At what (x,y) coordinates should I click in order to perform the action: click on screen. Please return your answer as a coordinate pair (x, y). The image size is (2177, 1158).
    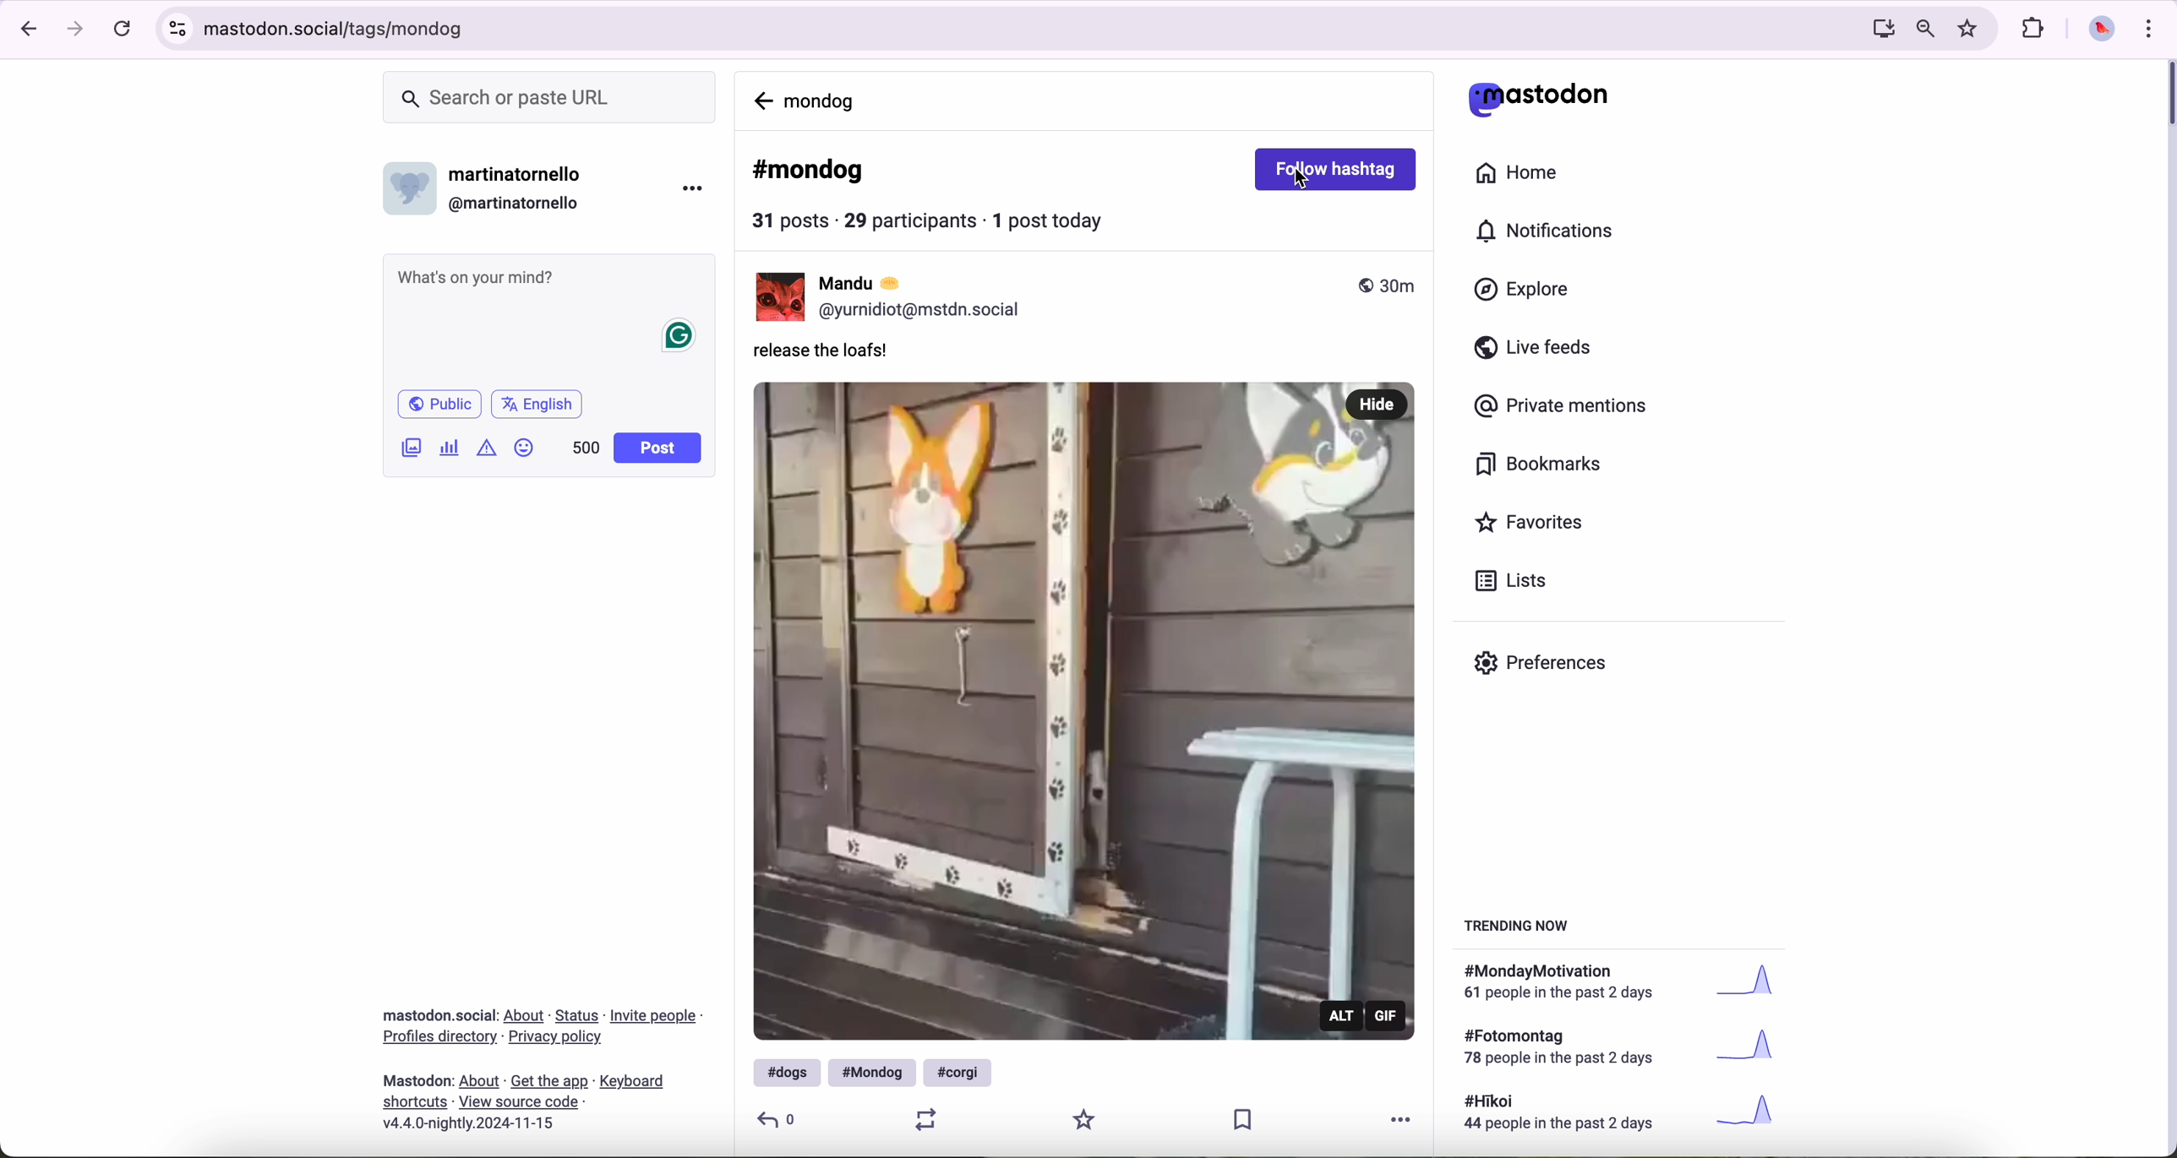
    Looking at the image, I should click on (1879, 30).